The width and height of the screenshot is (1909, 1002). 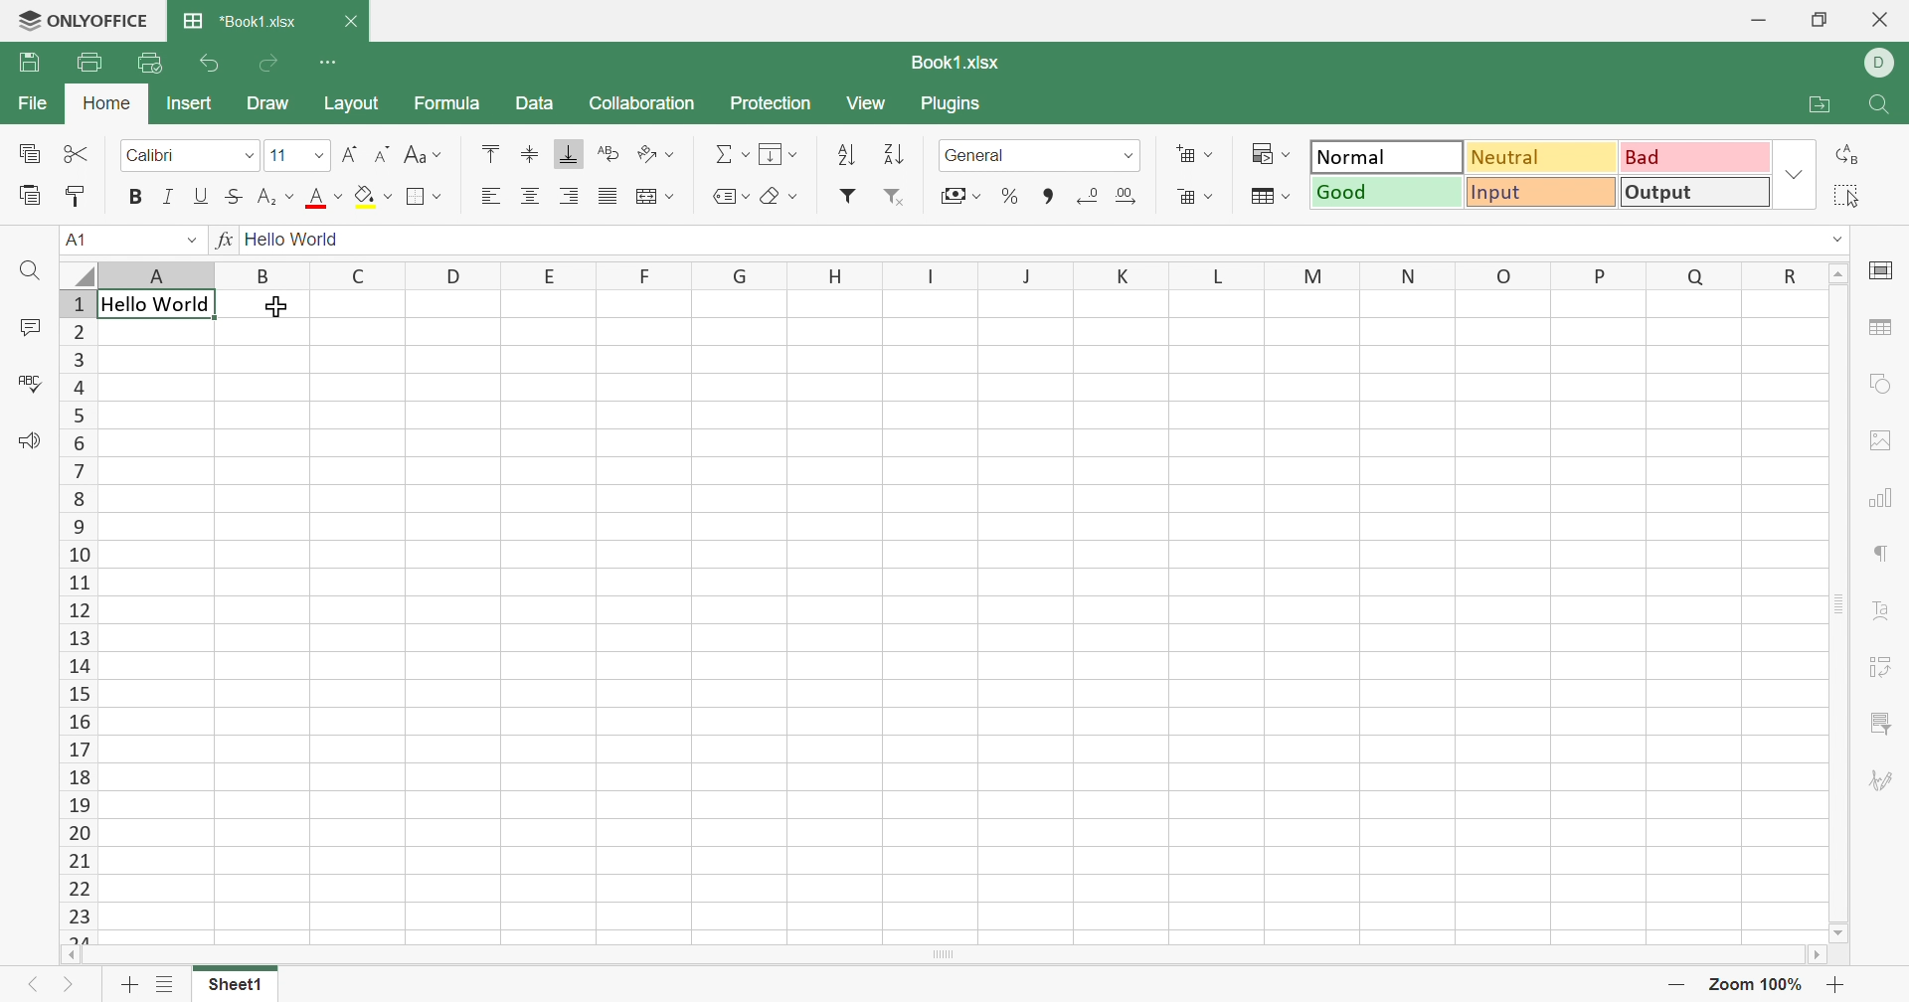 I want to click on Drop down, so click(x=1797, y=175).